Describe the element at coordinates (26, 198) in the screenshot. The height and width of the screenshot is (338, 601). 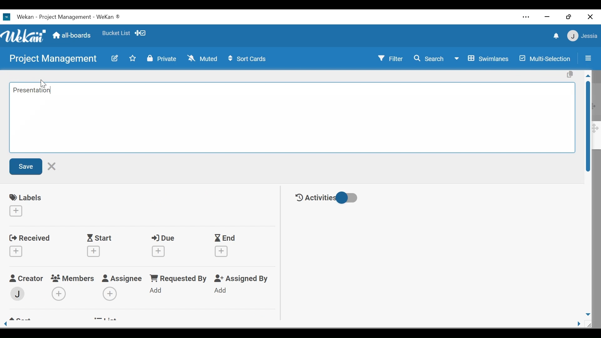
I see `labels` at that location.